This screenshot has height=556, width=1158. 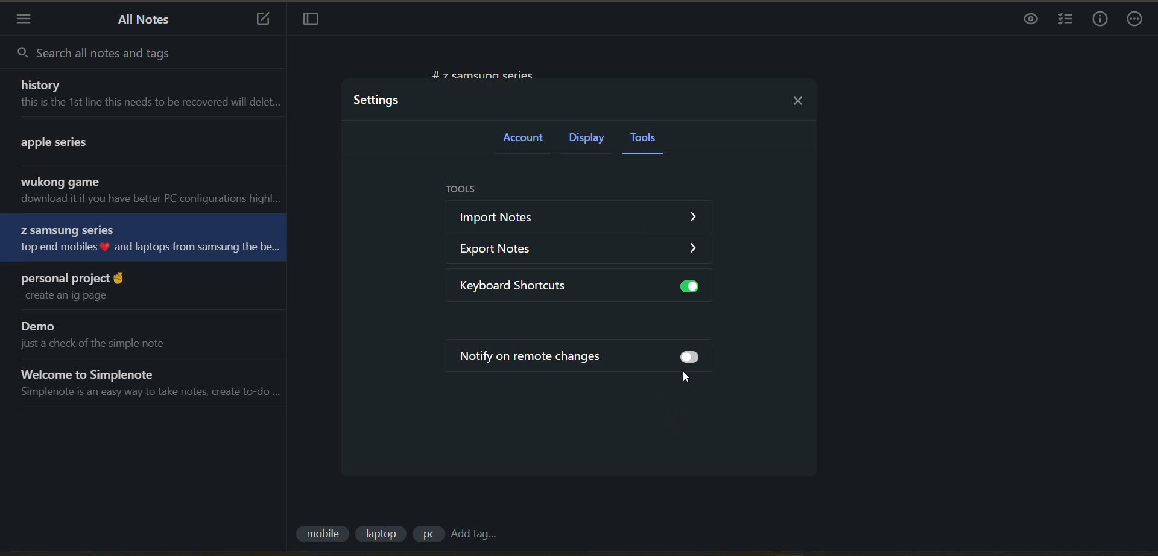 What do you see at coordinates (520, 138) in the screenshot?
I see `account` at bounding box center [520, 138].